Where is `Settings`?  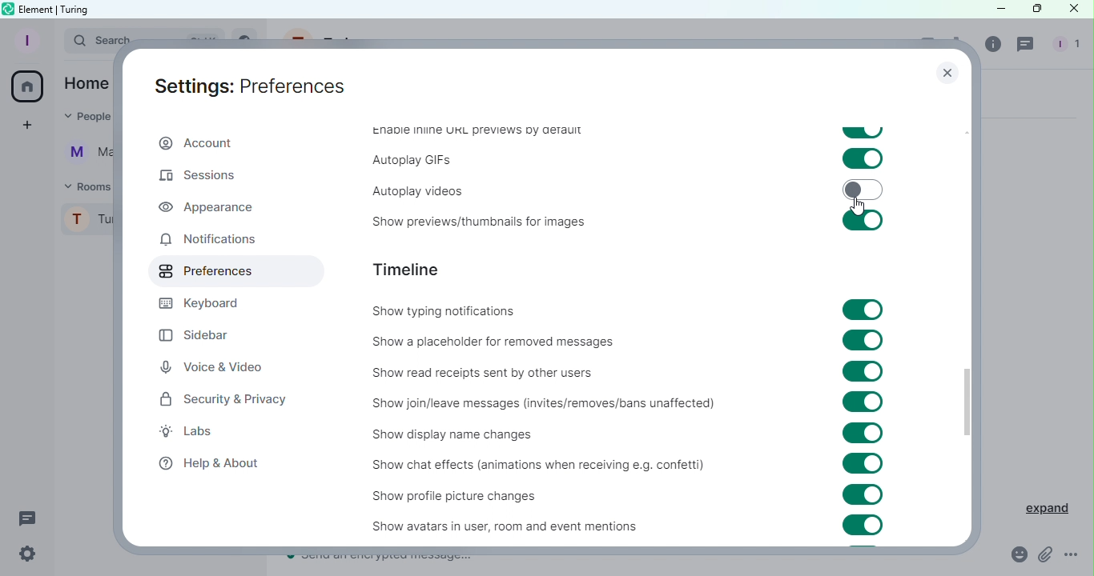 Settings is located at coordinates (27, 554).